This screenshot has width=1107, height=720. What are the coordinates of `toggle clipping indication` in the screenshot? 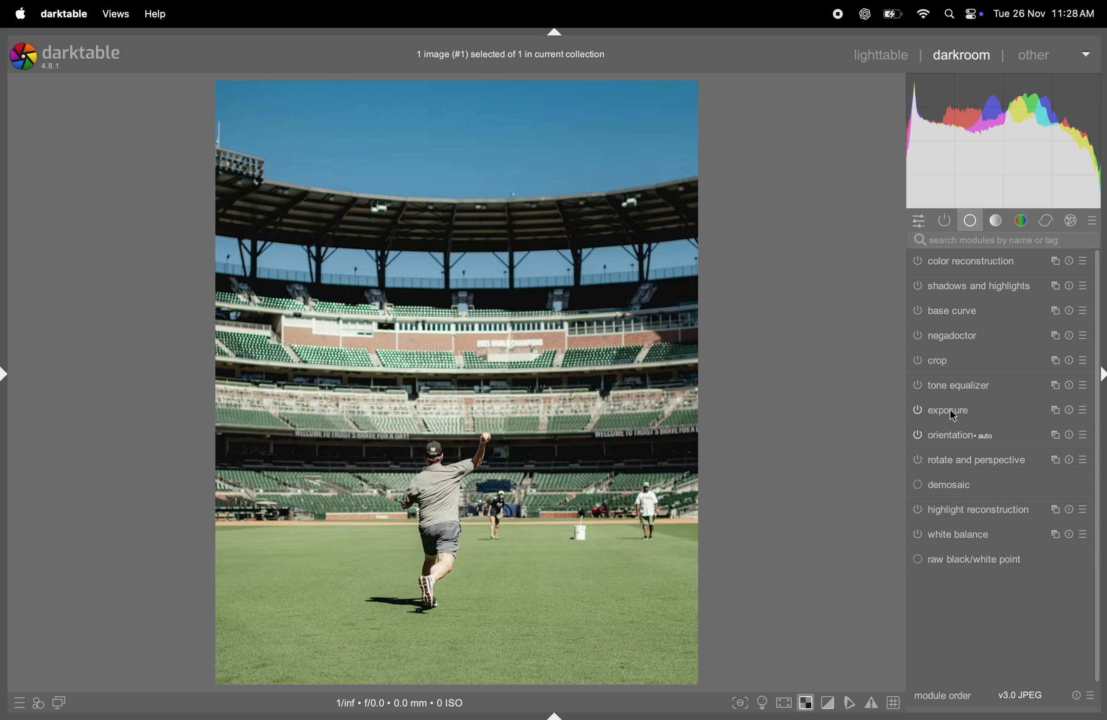 It's located at (830, 703).